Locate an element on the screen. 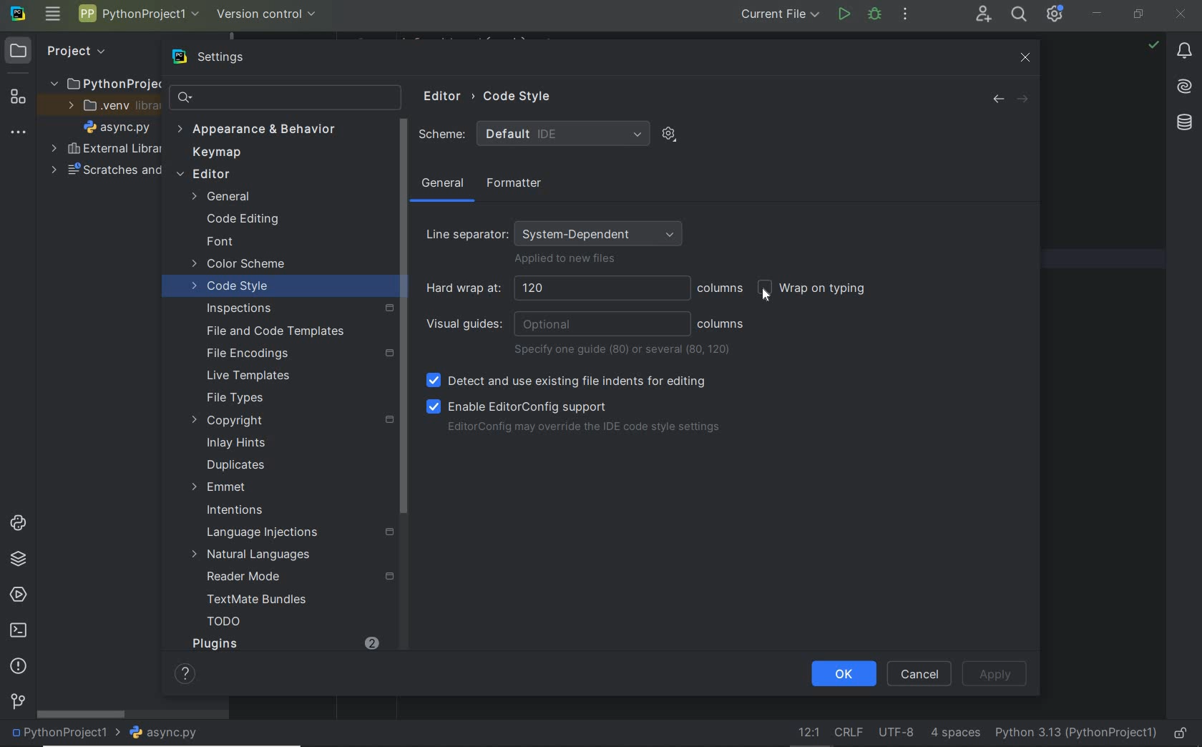 Image resolution: width=1202 pixels, height=747 pixels. TextMate Bundles is located at coordinates (252, 600).